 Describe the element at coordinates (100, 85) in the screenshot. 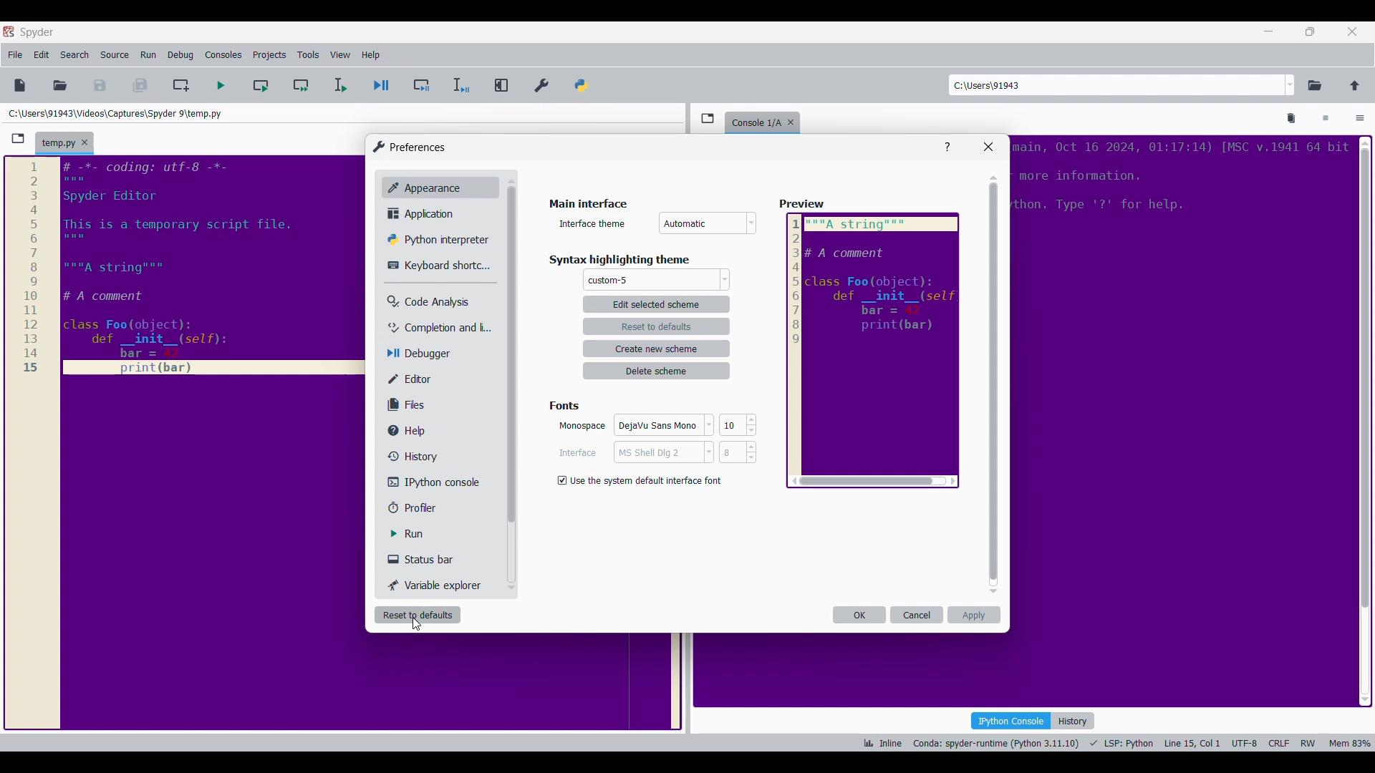

I see `Save` at that location.